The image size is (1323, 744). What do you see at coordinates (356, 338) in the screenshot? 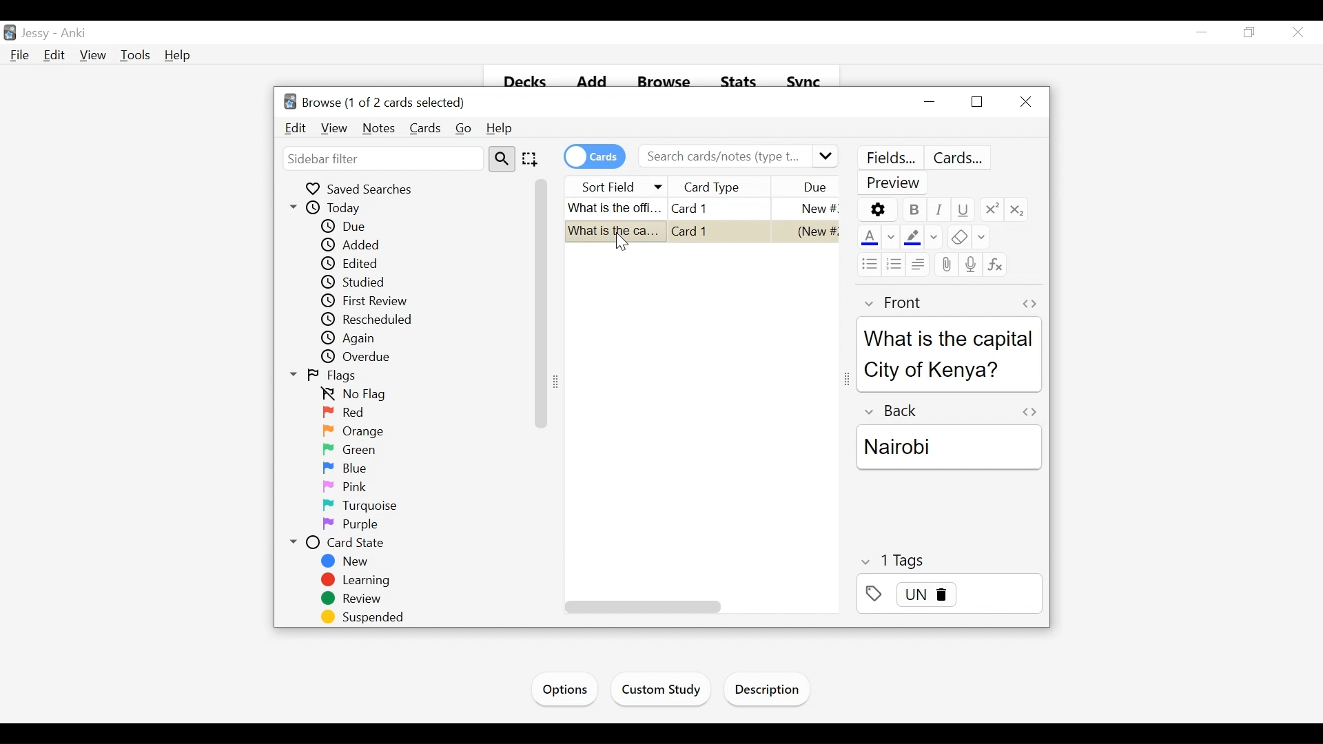
I see `Again` at bounding box center [356, 338].